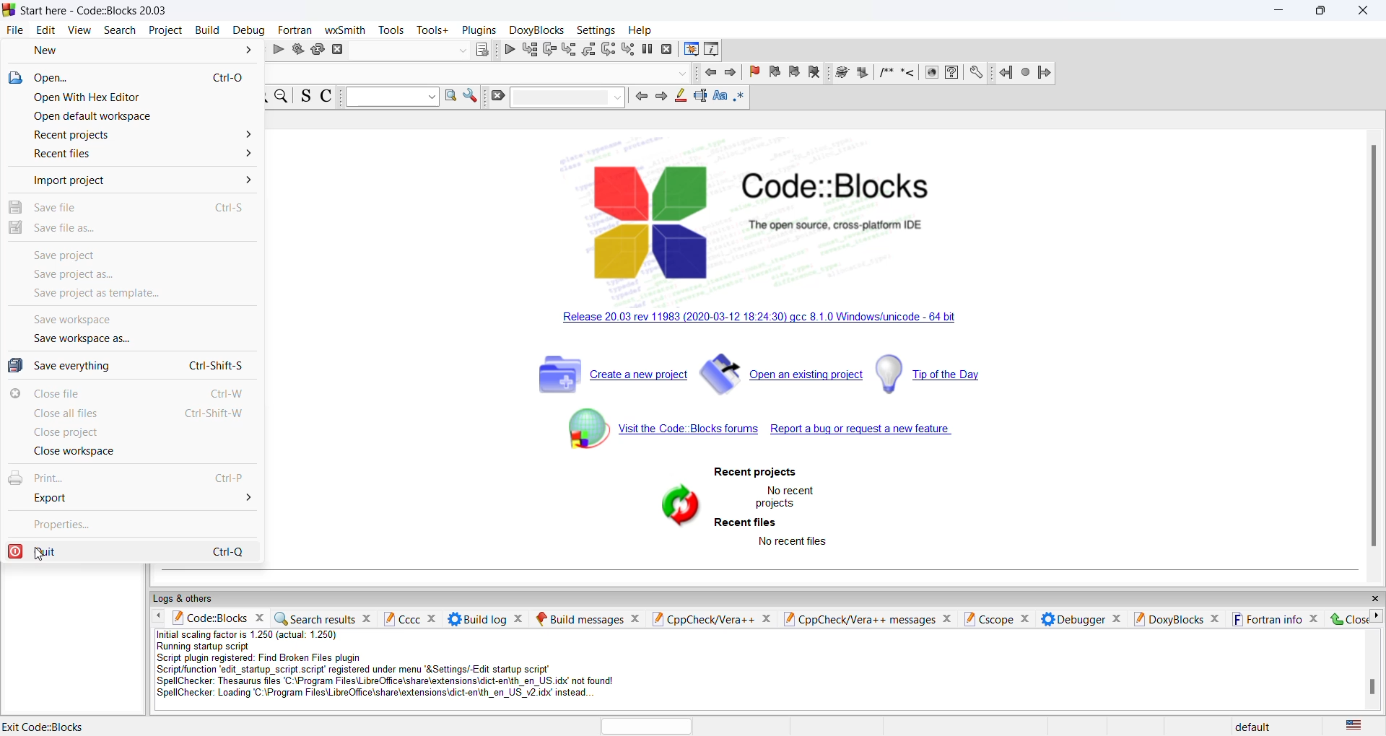 This screenshot has width=1386, height=736. I want to click on stop debugger, so click(668, 49).